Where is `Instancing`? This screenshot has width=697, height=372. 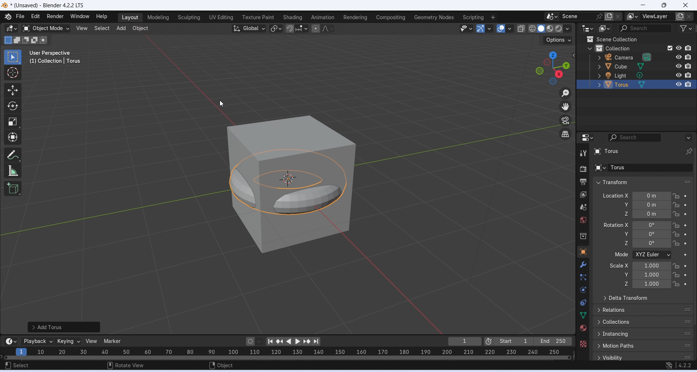 Instancing is located at coordinates (644, 334).